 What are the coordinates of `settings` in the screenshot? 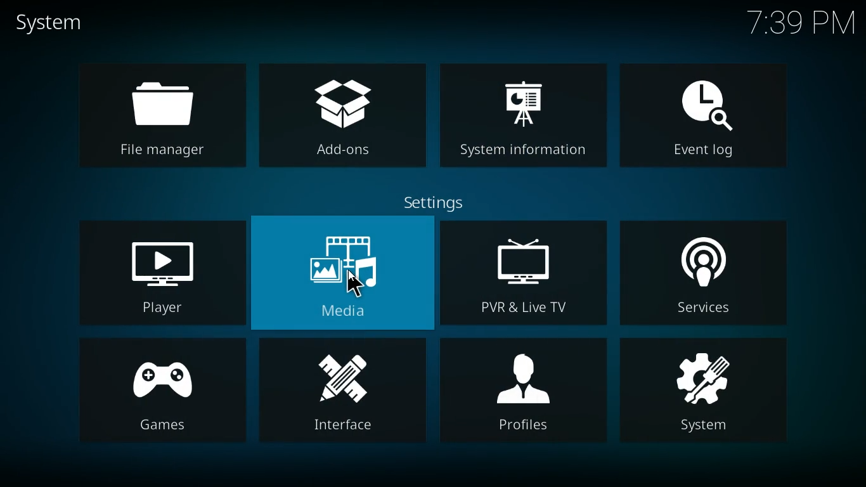 It's located at (441, 201).